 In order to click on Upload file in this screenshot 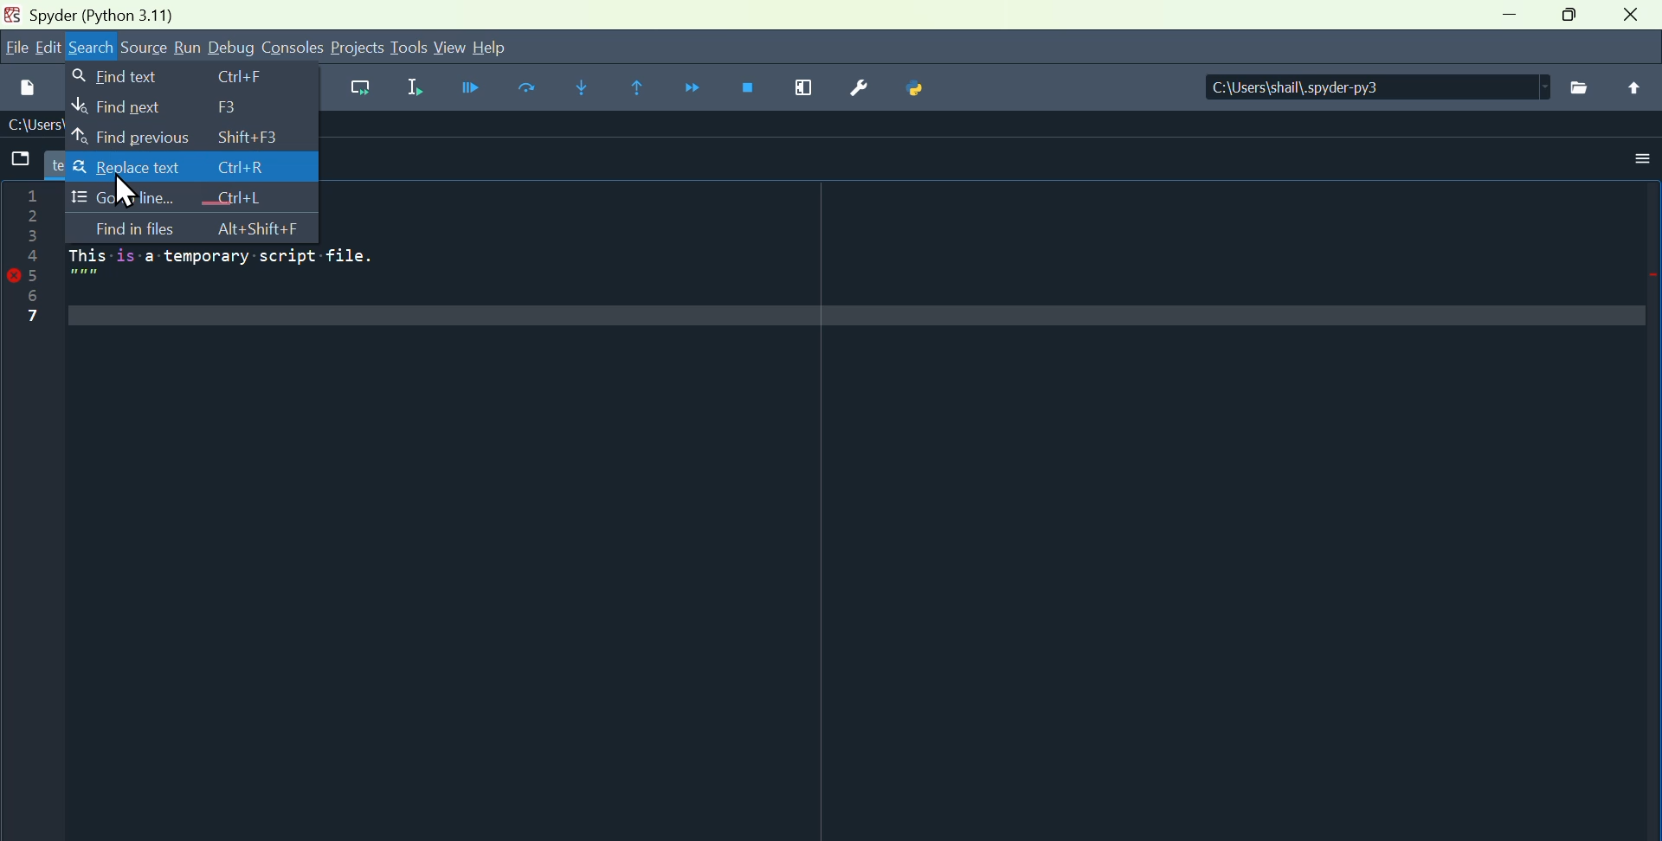, I will do `click(1632, 89)`.